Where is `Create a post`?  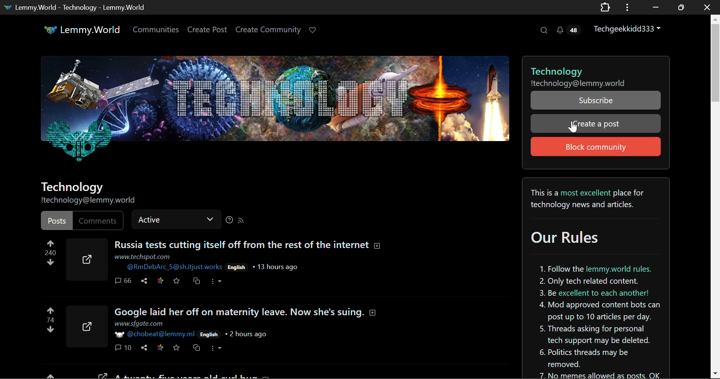
Create a post is located at coordinates (595, 124).